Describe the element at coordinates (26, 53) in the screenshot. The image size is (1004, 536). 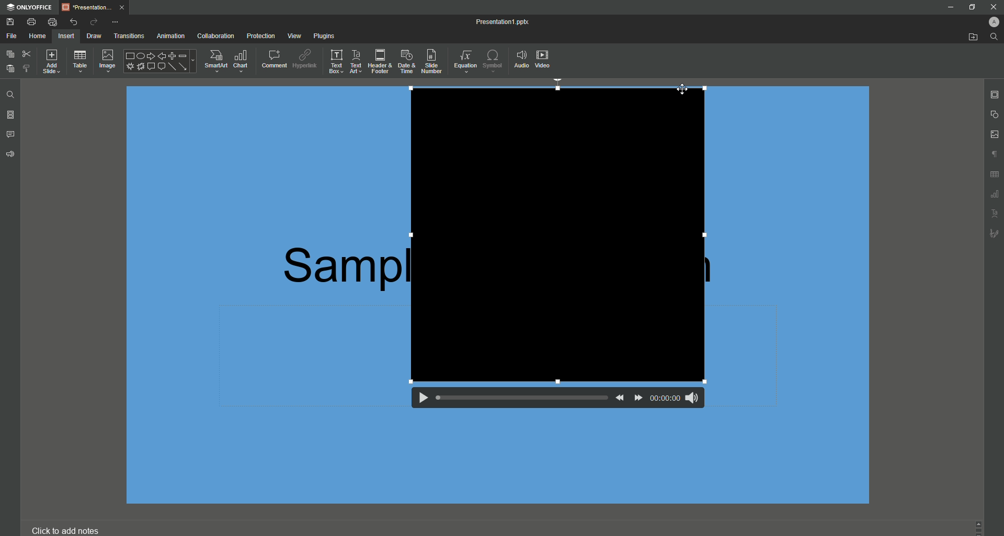
I see `Cut` at that location.